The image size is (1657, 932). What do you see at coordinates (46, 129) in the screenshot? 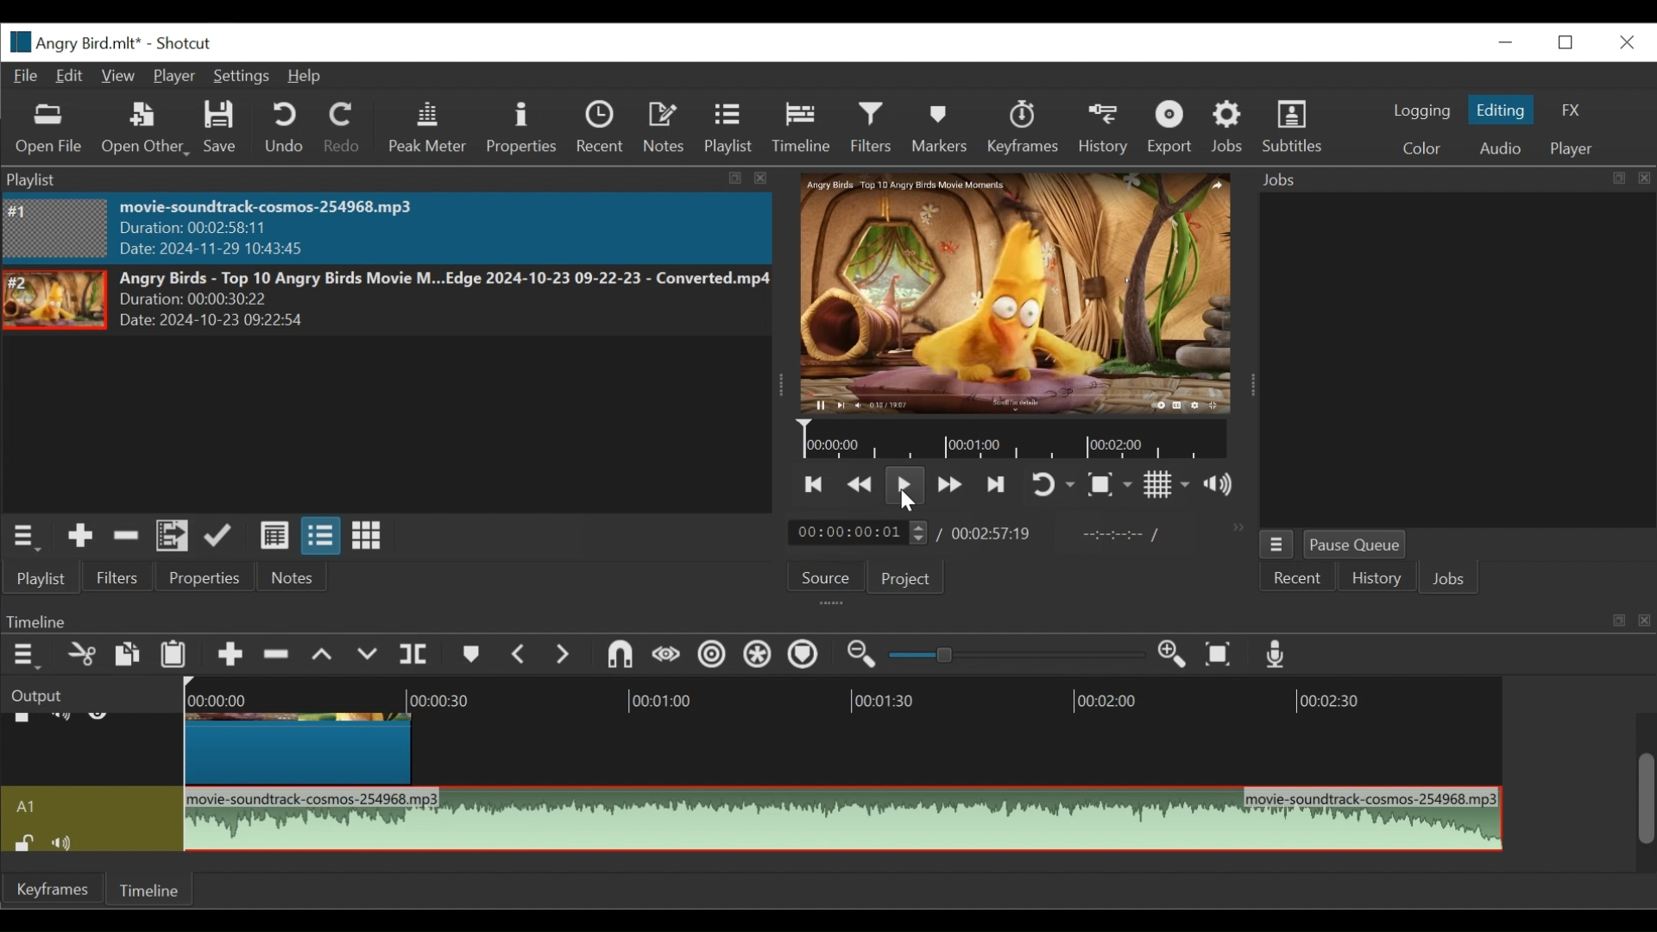
I see `Open File` at bounding box center [46, 129].